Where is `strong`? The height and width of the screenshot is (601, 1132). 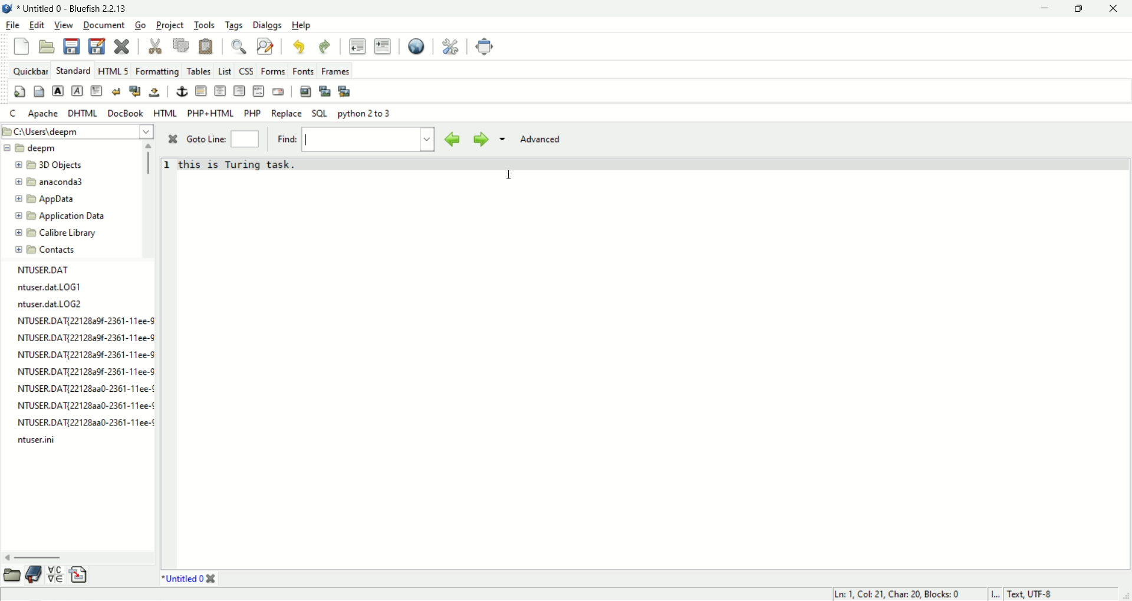 strong is located at coordinates (58, 91).